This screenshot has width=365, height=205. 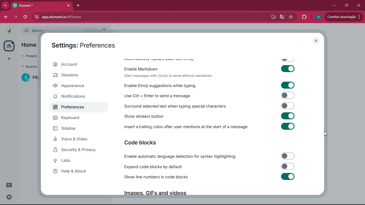 What do you see at coordinates (211, 68) in the screenshot?
I see `Enable Markdown` at bounding box center [211, 68].